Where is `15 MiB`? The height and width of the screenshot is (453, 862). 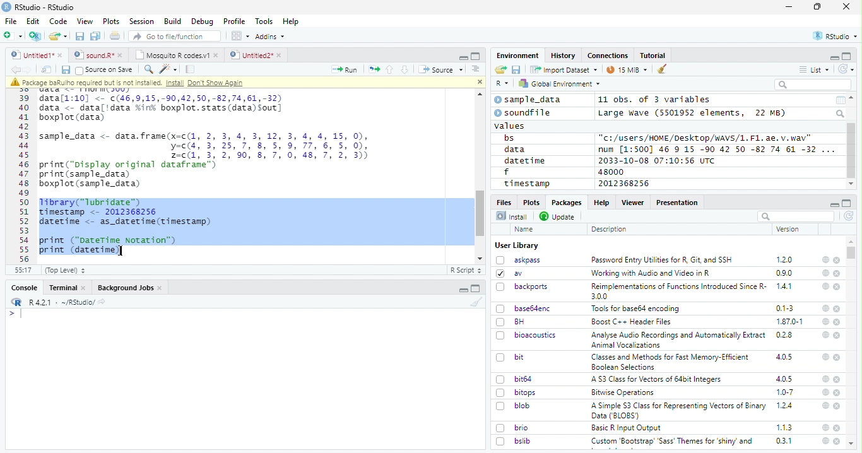
15 MiB is located at coordinates (627, 69).